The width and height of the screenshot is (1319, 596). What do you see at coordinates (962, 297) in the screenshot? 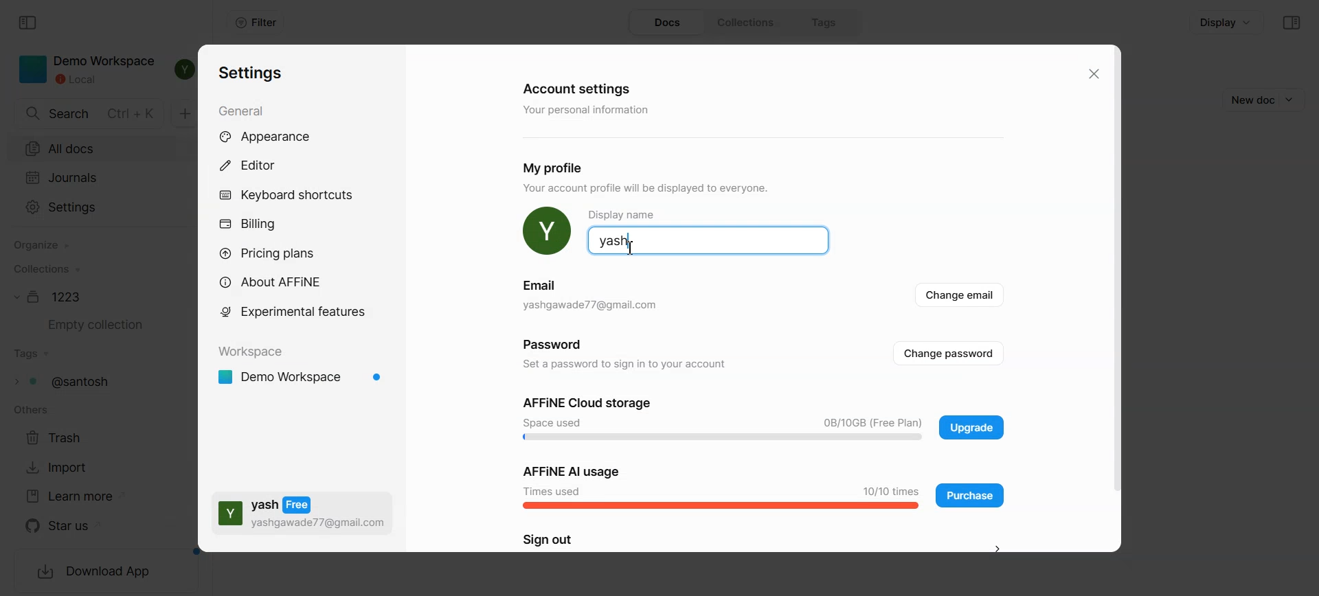
I see `Change email` at bounding box center [962, 297].